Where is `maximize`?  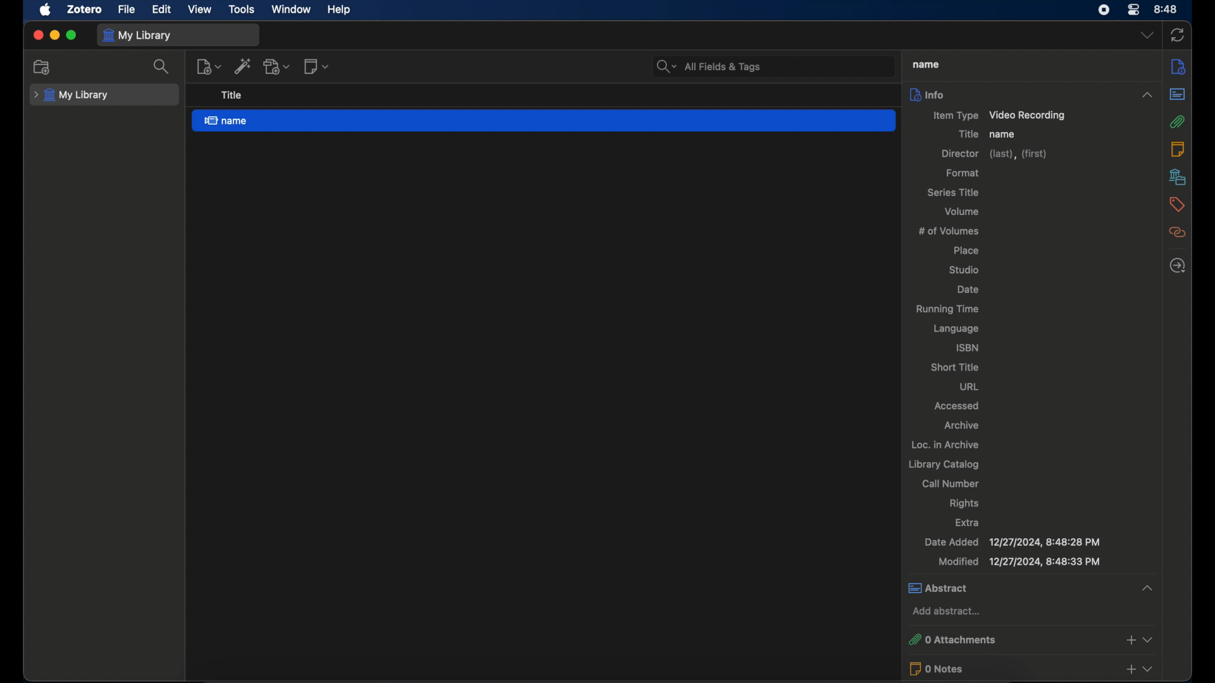
maximize is located at coordinates (72, 35).